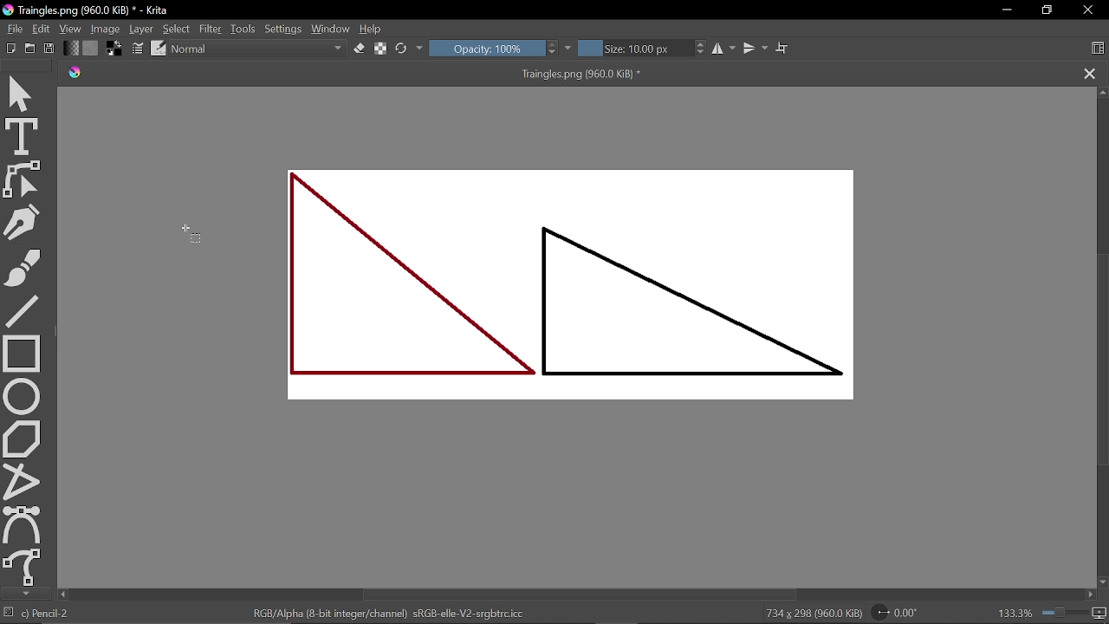 The width and height of the screenshot is (1109, 624). I want to click on Move left, so click(1090, 595).